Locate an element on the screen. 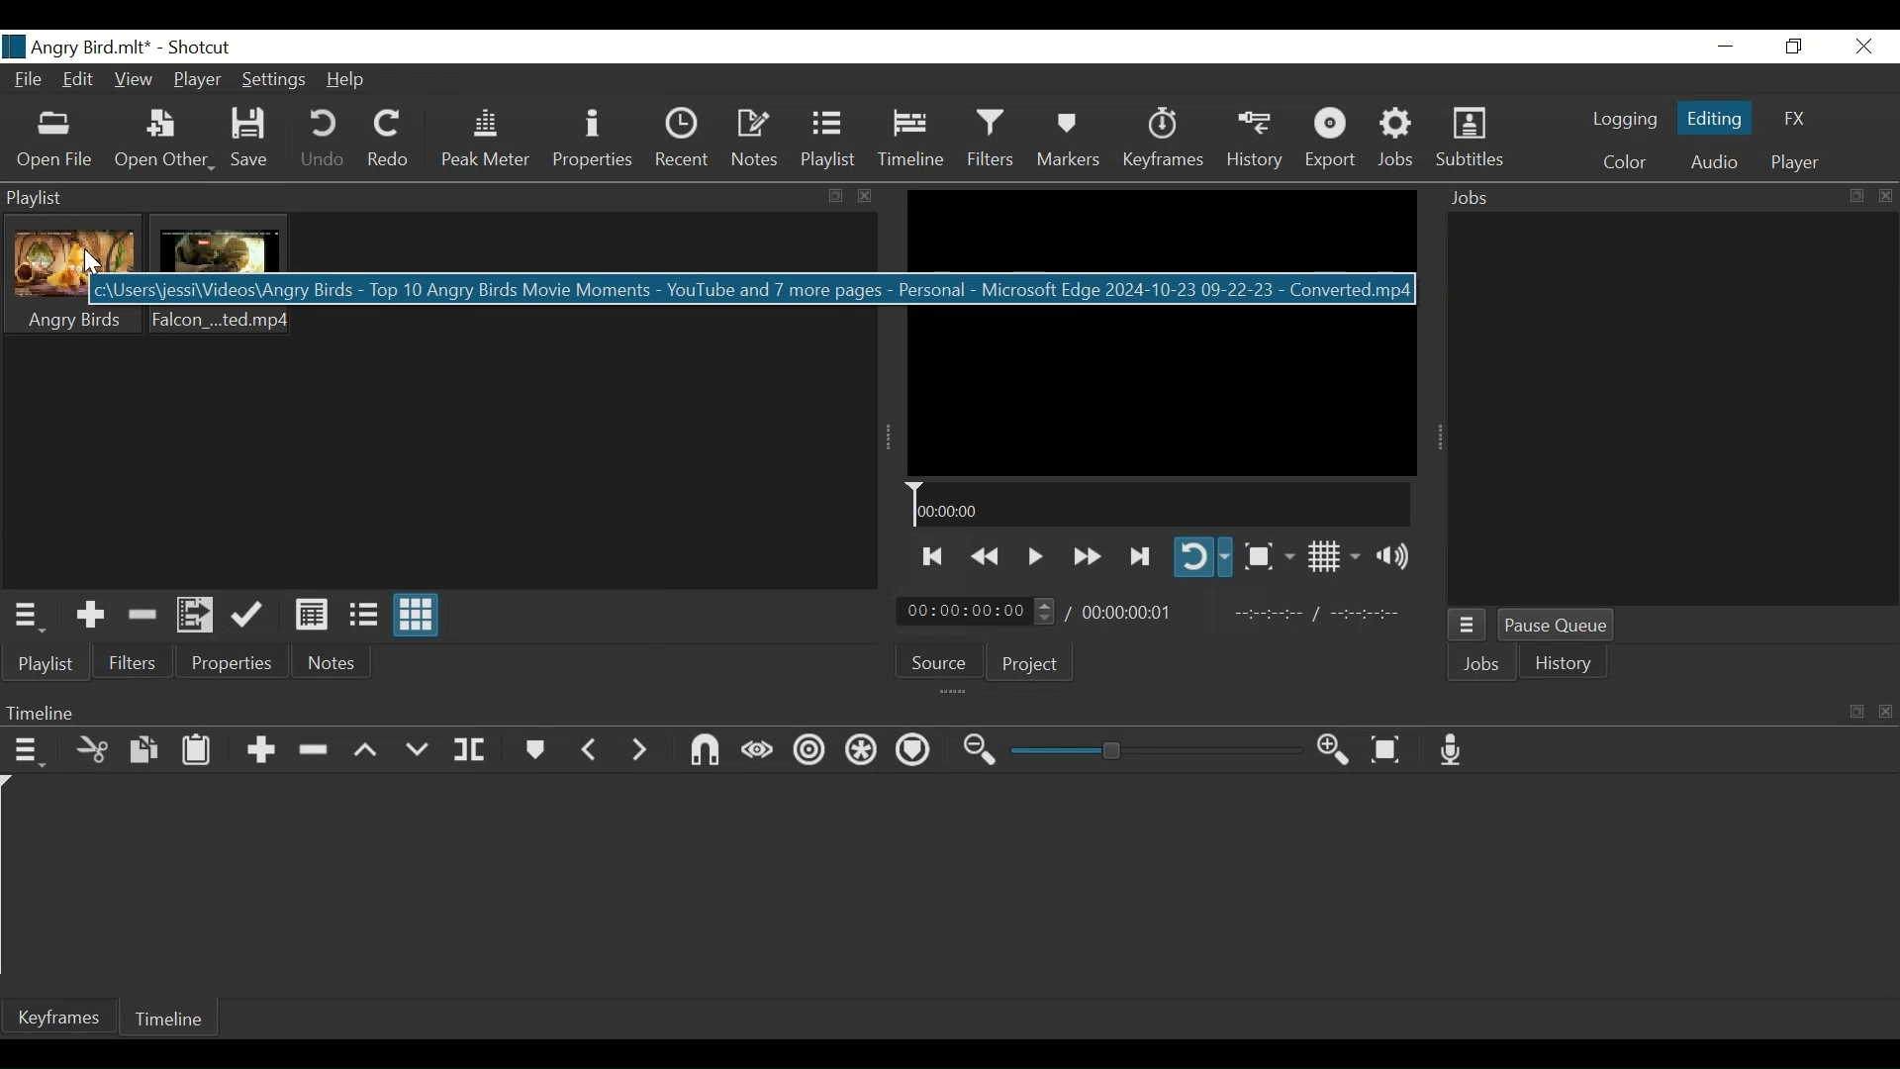 Image resolution: width=1900 pixels, height=1069 pixels. Source is located at coordinates (942, 665).